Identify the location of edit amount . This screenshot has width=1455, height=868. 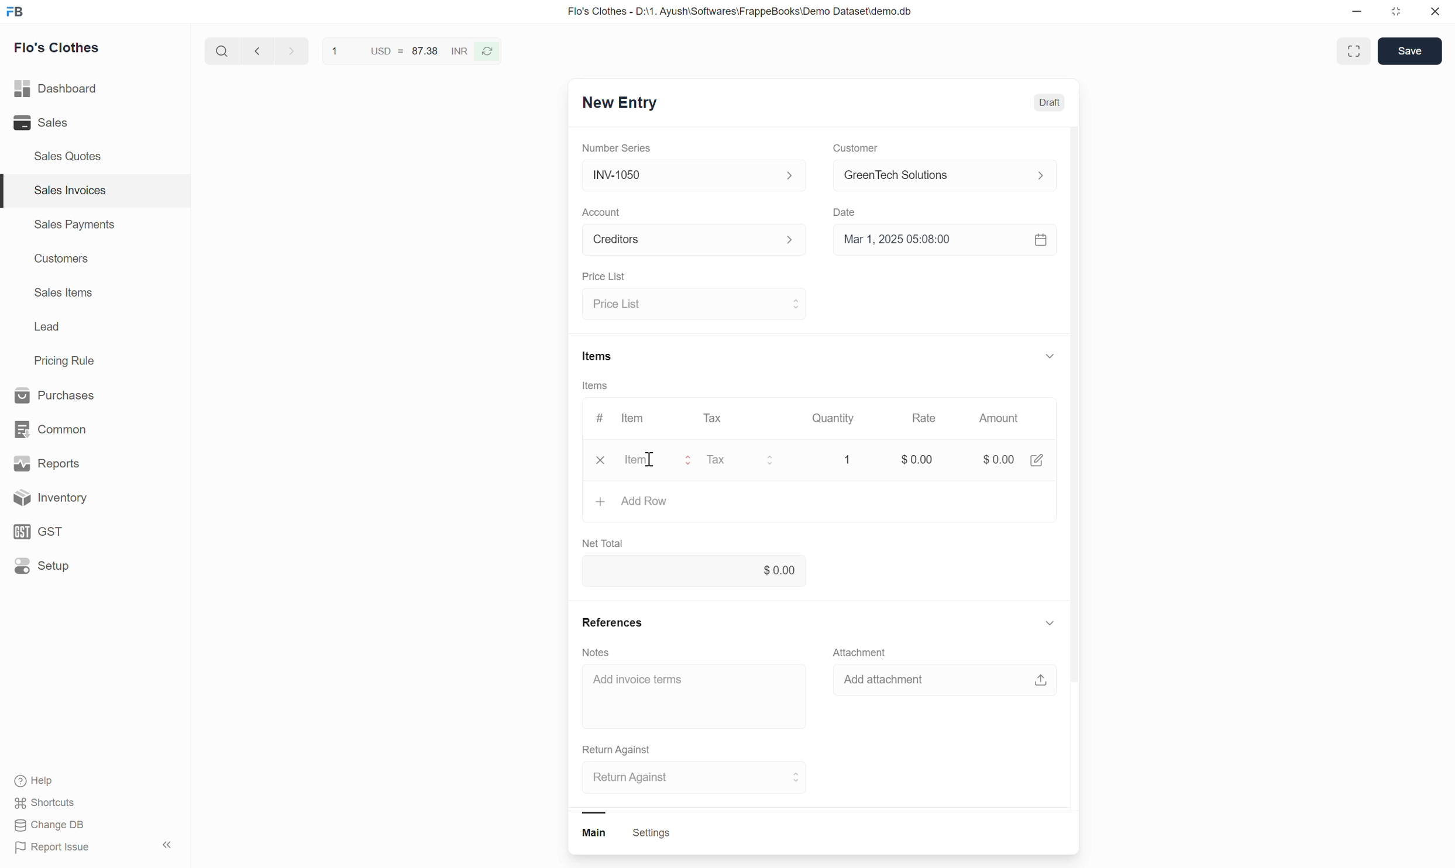
(1040, 461).